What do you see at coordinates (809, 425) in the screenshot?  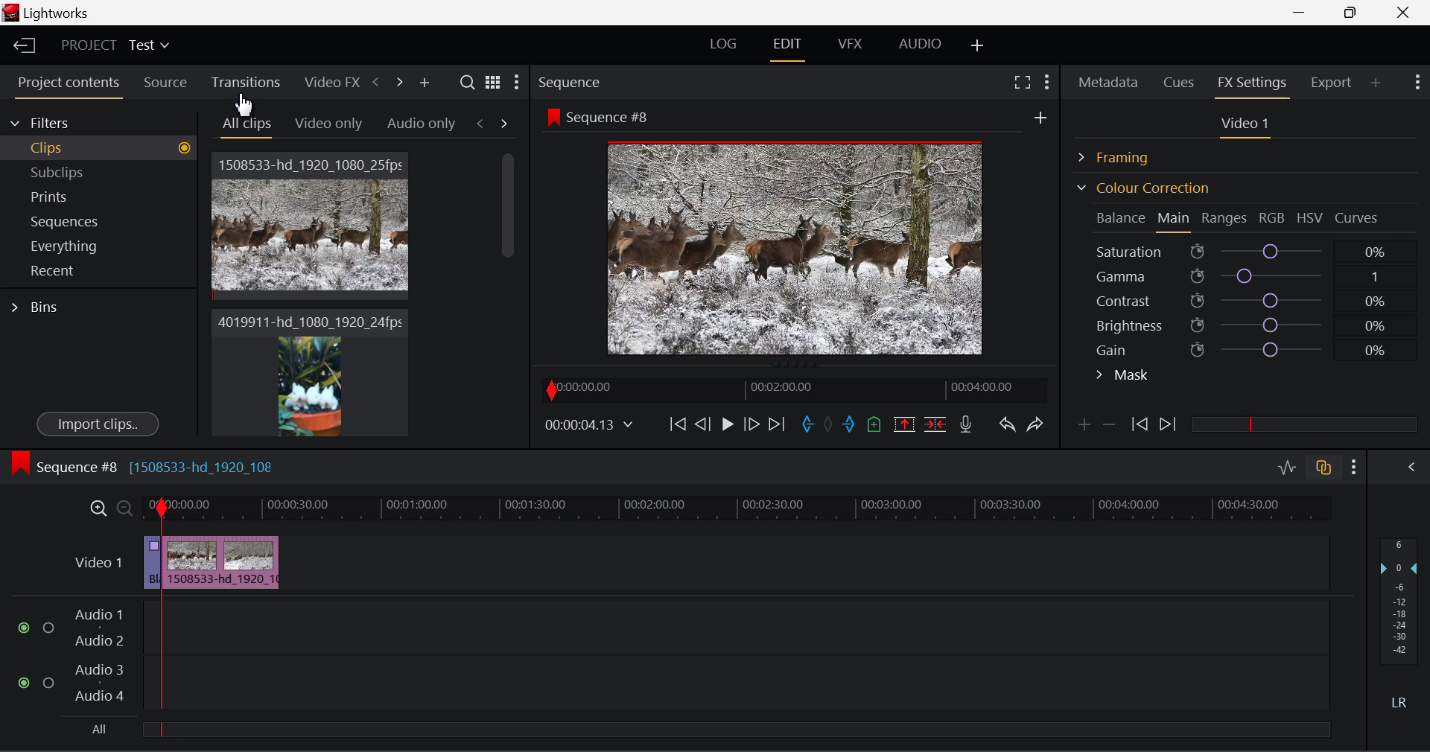 I see `Mark In` at bounding box center [809, 425].